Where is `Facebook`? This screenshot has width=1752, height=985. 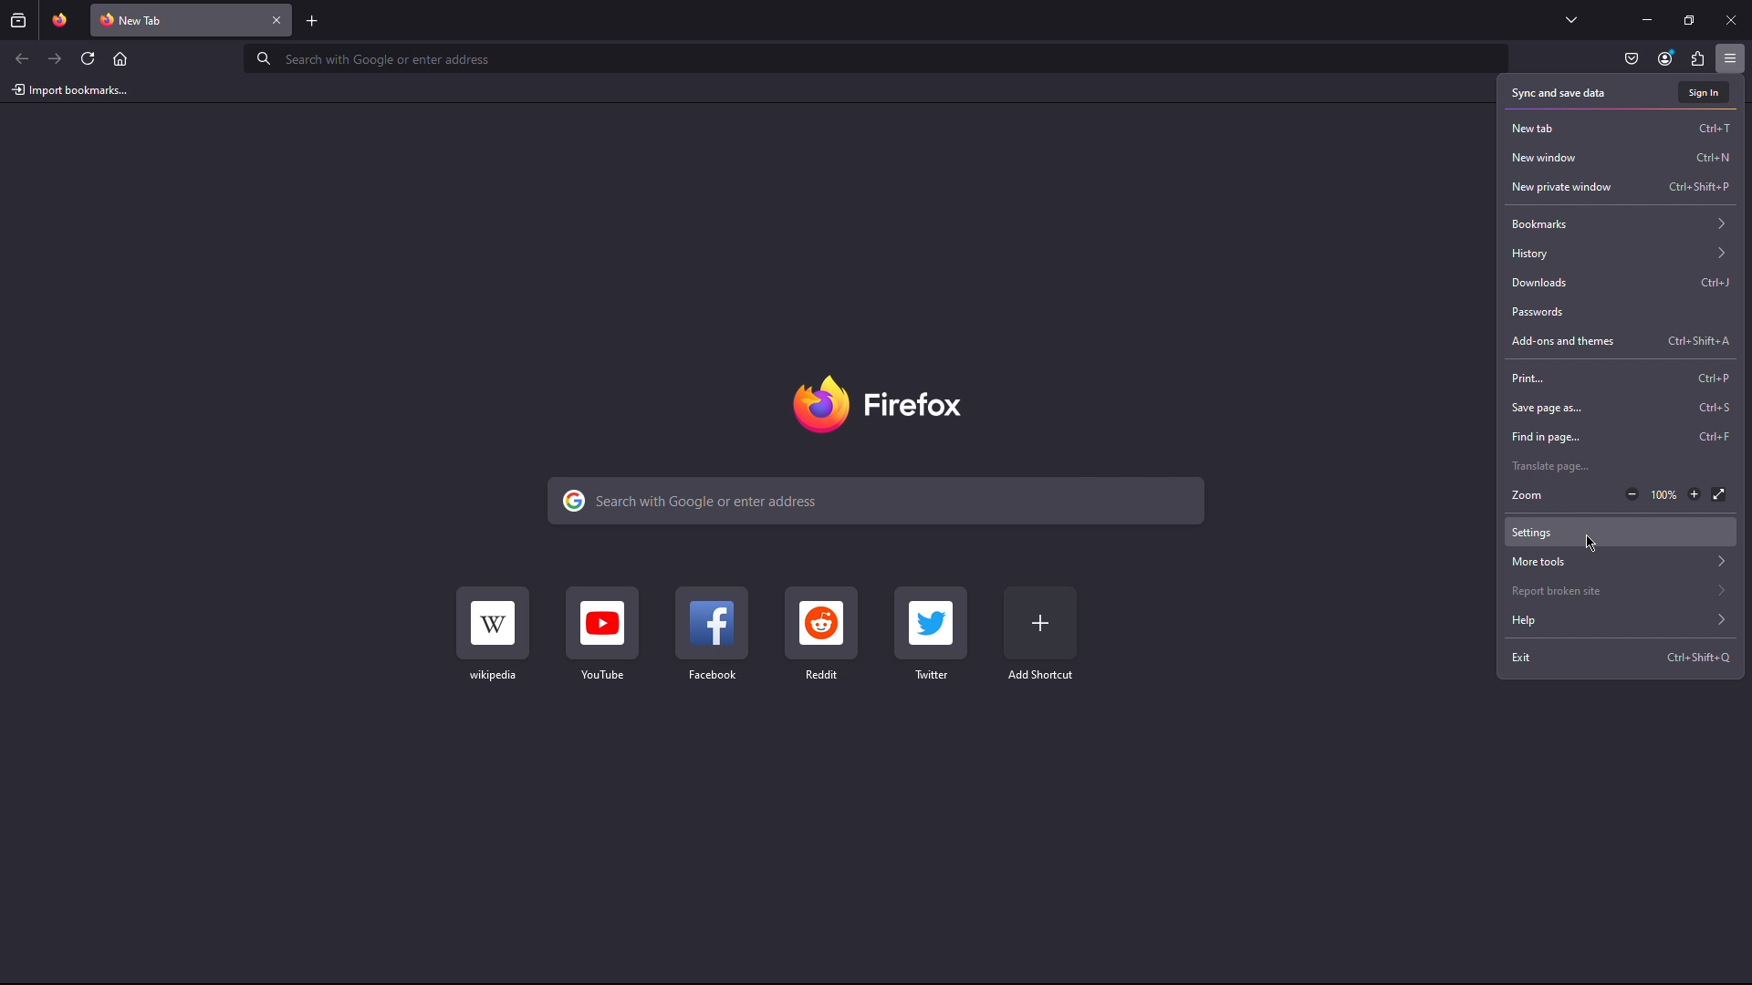
Facebook is located at coordinates (712, 634).